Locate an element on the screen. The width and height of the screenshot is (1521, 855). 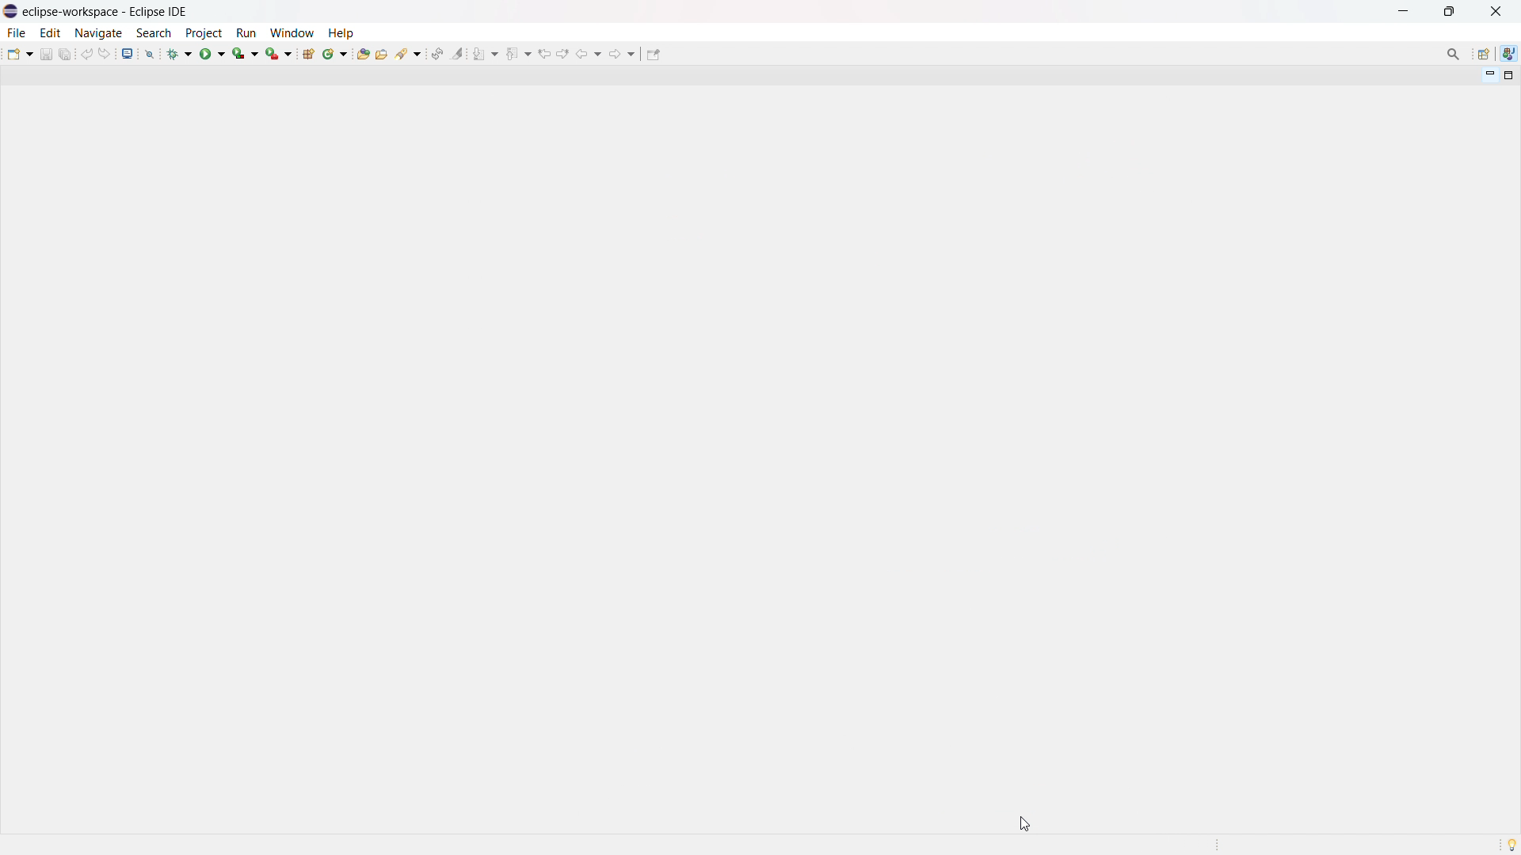
run last tool is located at coordinates (280, 53).